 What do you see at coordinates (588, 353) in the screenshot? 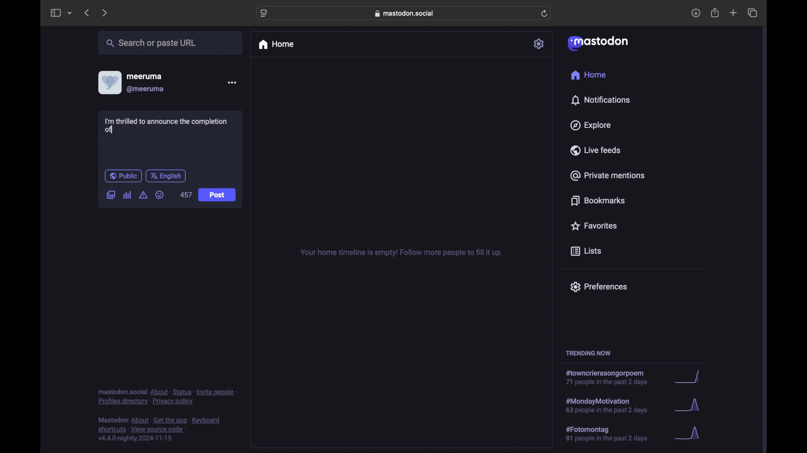
I see `trending now` at bounding box center [588, 353].